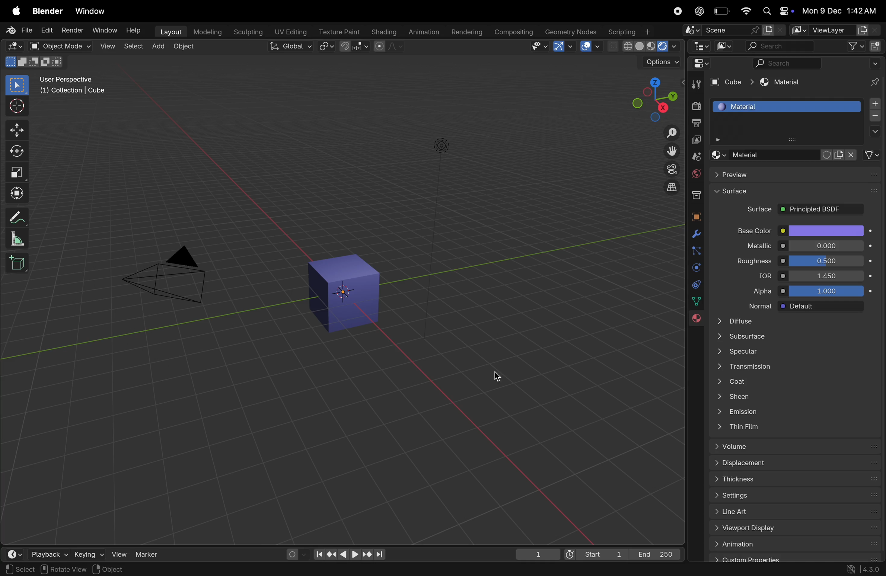 The height and width of the screenshot is (576, 886). Describe the element at coordinates (875, 104) in the screenshot. I see `add materail slor` at that location.